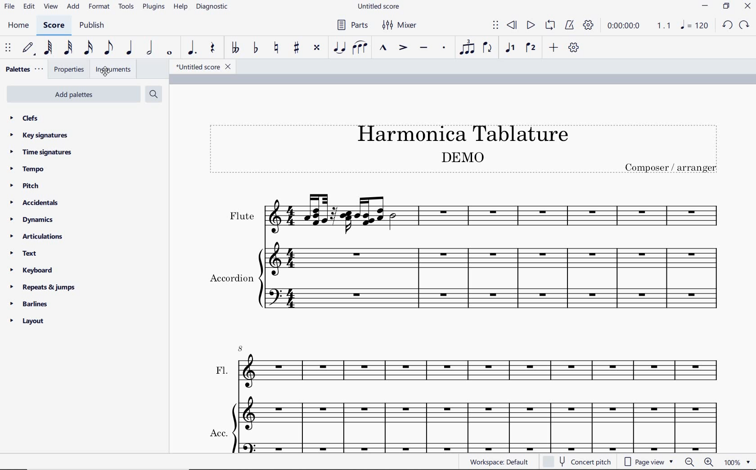 Image resolution: width=756 pixels, height=470 pixels. What do you see at coordinates (28, 118) in the screenshot?
I see `clefs` at bounding box center [28, 118].